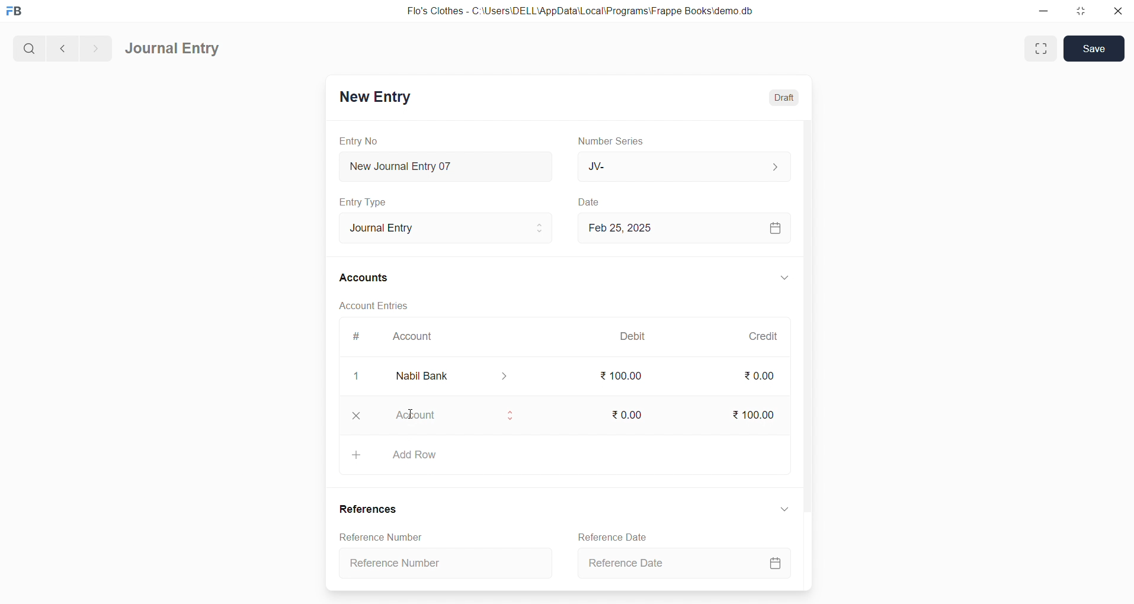  I want to click on maximize window, so click(1043, 49).